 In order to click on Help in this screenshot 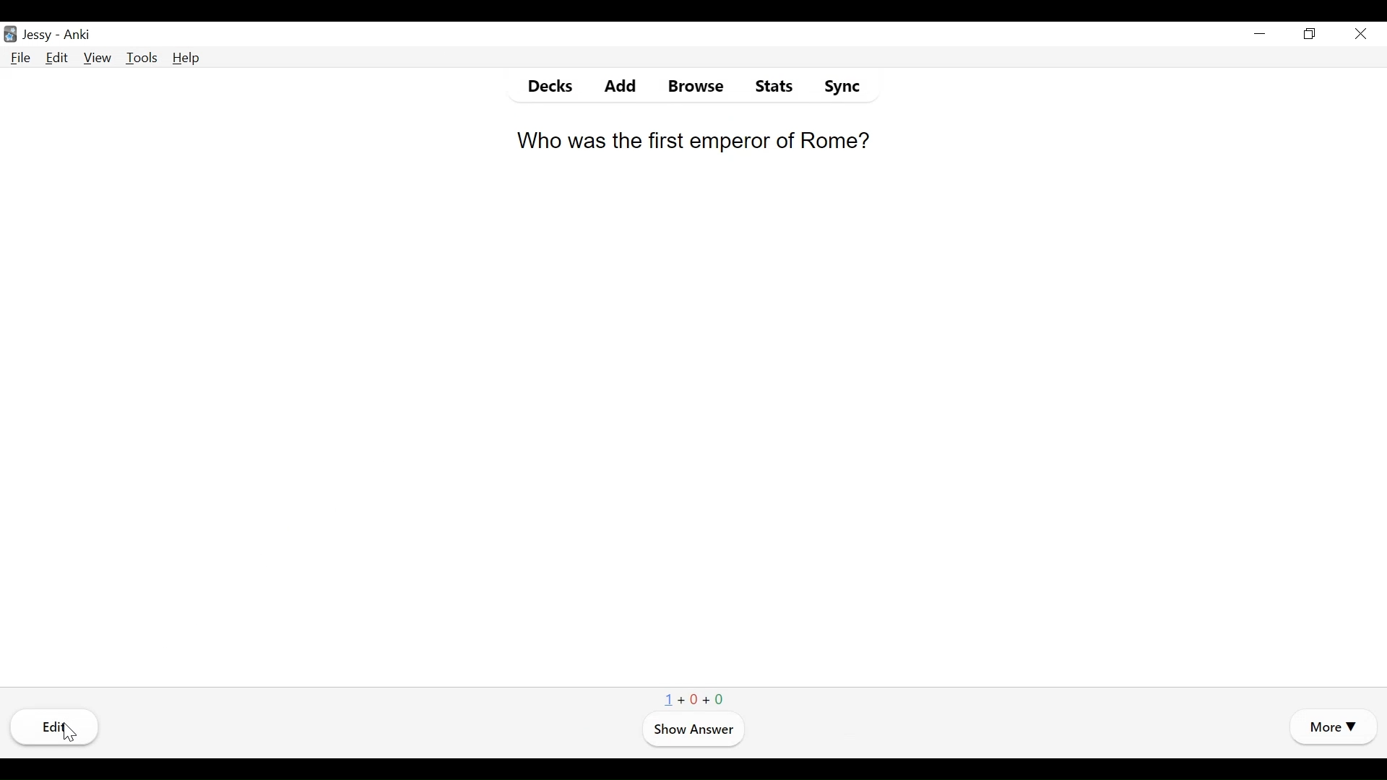, I will do `click(187, 58)`.